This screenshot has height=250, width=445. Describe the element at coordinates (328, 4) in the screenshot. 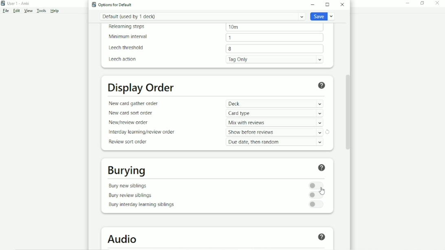

I see `Maximize` at that location.